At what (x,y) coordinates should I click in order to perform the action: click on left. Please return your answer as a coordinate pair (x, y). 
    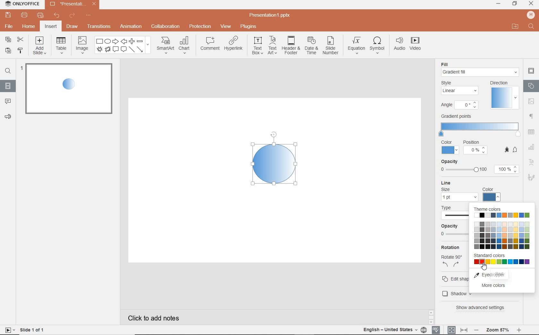
    Looking at the image, I should click on (446, 265).